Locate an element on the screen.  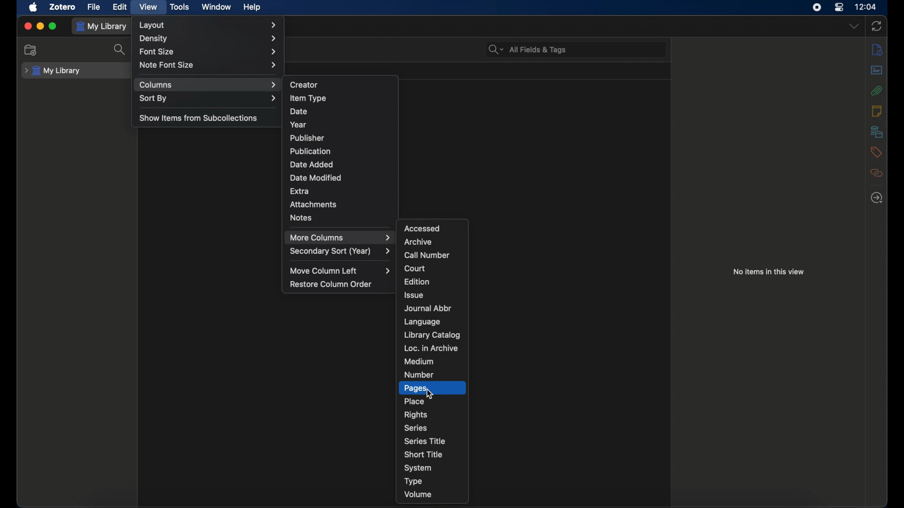
series is located at coordinates (416, 427).